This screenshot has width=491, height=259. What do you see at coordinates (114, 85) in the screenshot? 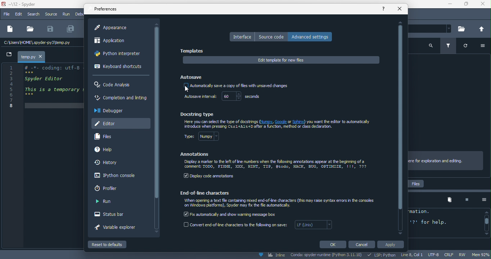
I see `code analysis` at bounding box center [114, 85].